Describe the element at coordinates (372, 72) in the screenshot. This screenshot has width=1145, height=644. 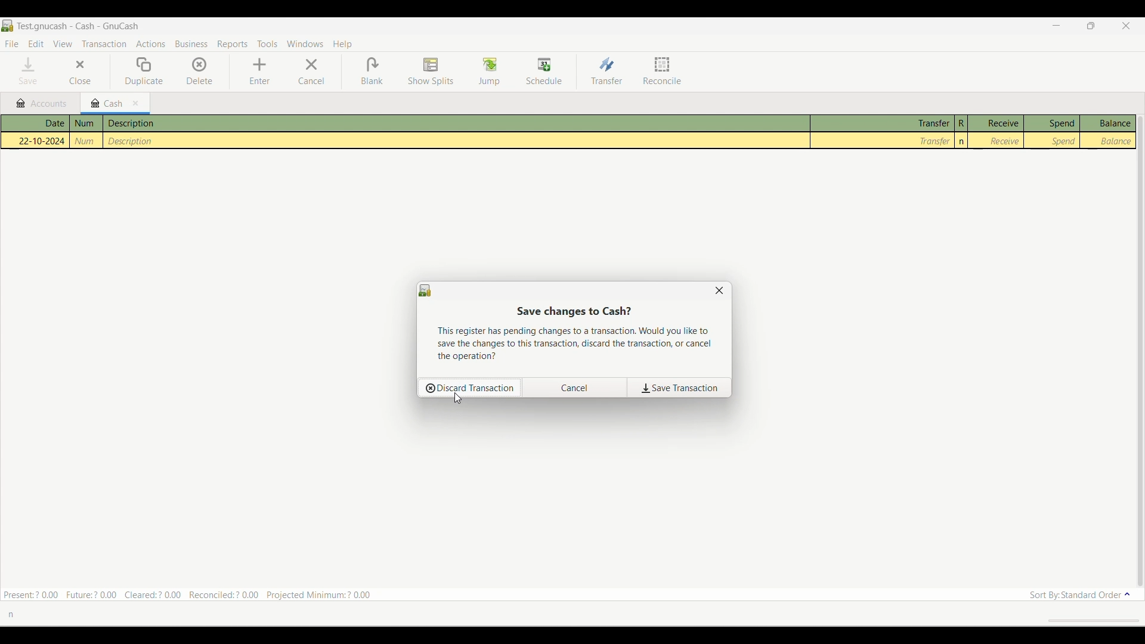
I see `Blank` at that location.